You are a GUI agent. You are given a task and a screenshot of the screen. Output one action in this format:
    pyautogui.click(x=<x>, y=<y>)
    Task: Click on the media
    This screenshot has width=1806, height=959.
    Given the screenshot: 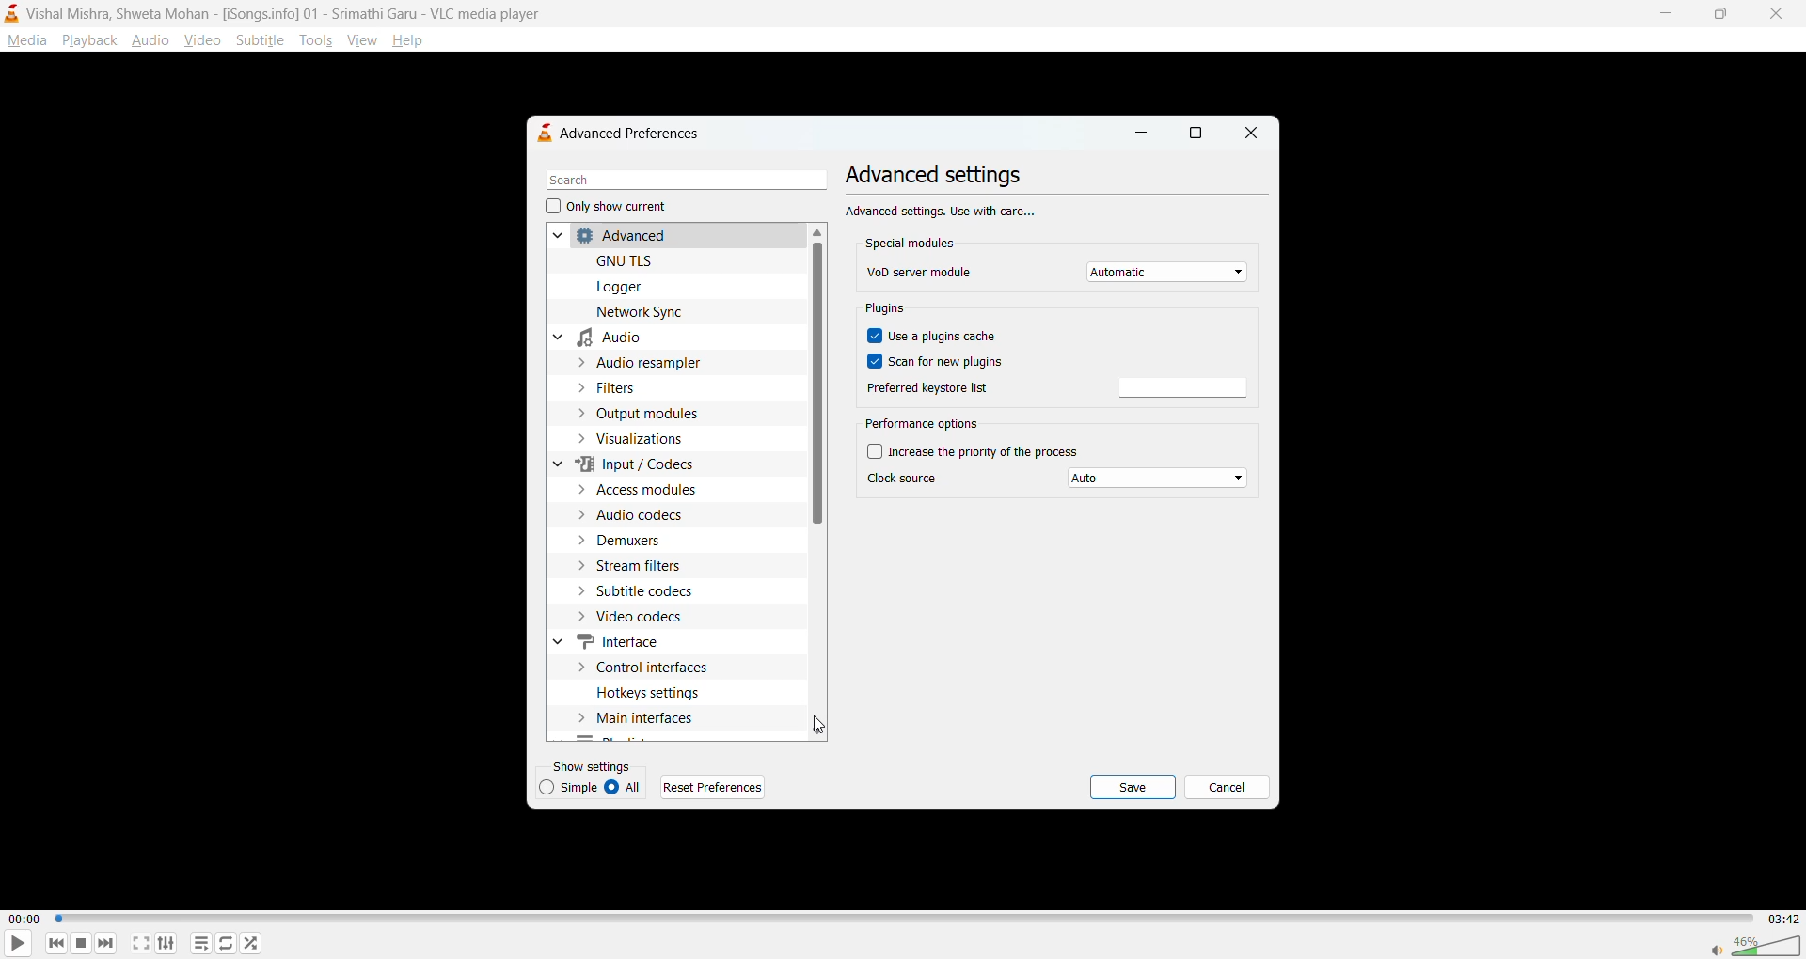 What is the action you would take?
    pyautogui.click(x=26, y=40)
    